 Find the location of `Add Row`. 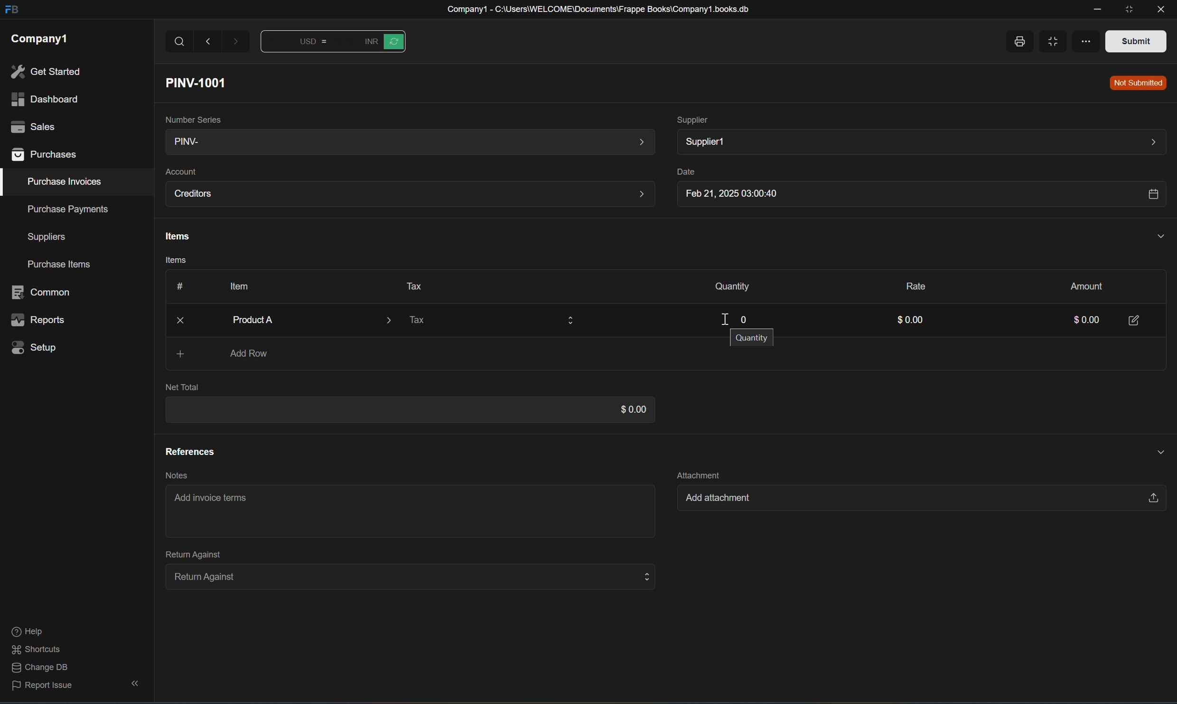

Add Row is located at coordinates (251, 354).